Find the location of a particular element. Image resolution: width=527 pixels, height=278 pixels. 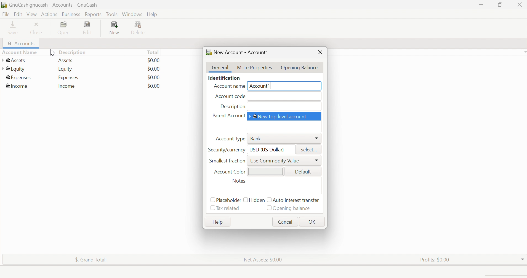

$0.00 is located at coordinates (154, 69).